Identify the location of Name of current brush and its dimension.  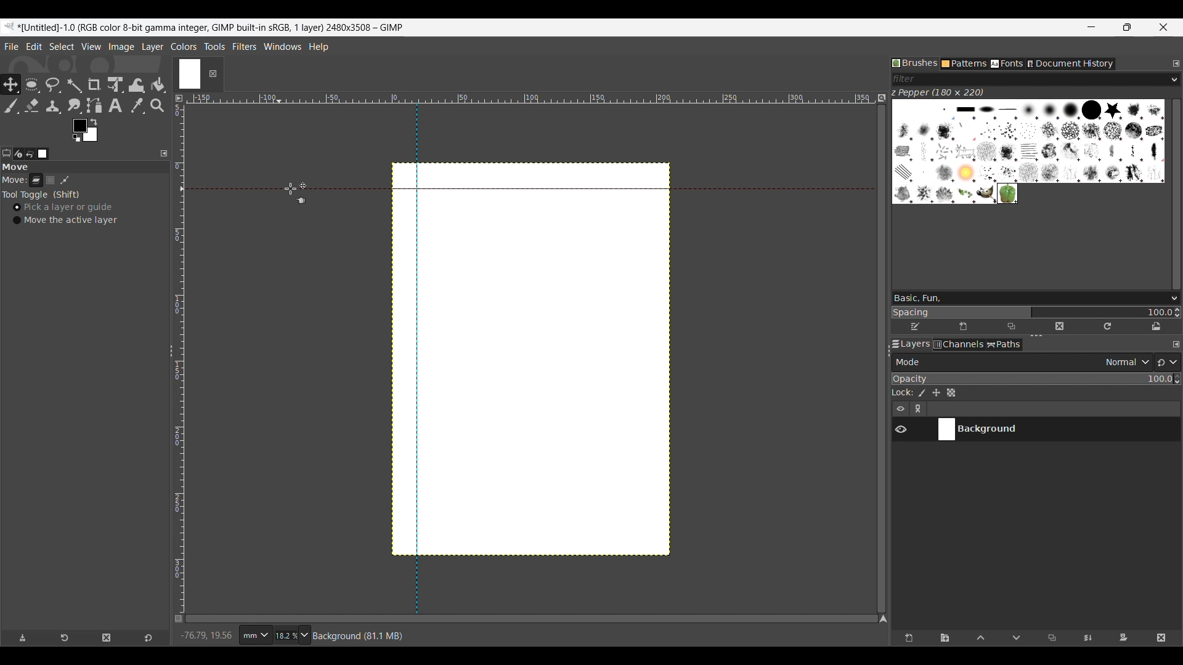
(937, 93).